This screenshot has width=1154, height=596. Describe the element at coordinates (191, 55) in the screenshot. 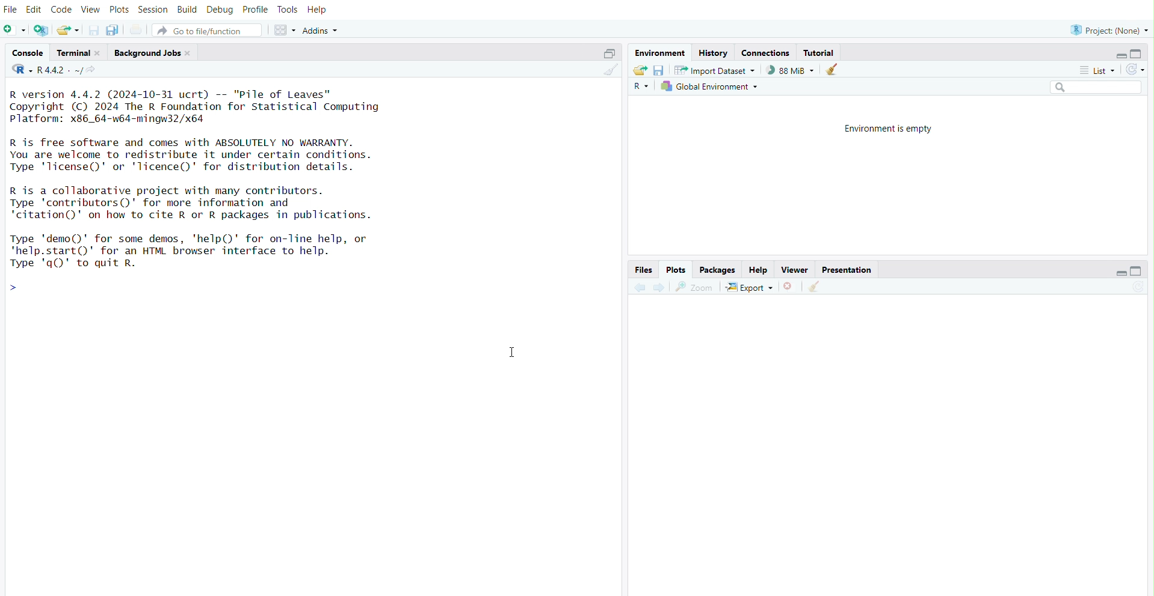

I see `close` at that location.